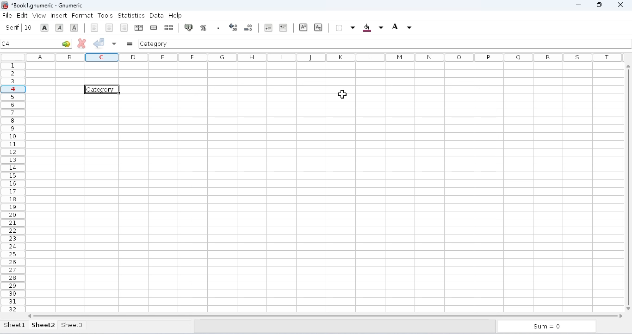  I want to click on split merged range of cells, so click(189, 27).